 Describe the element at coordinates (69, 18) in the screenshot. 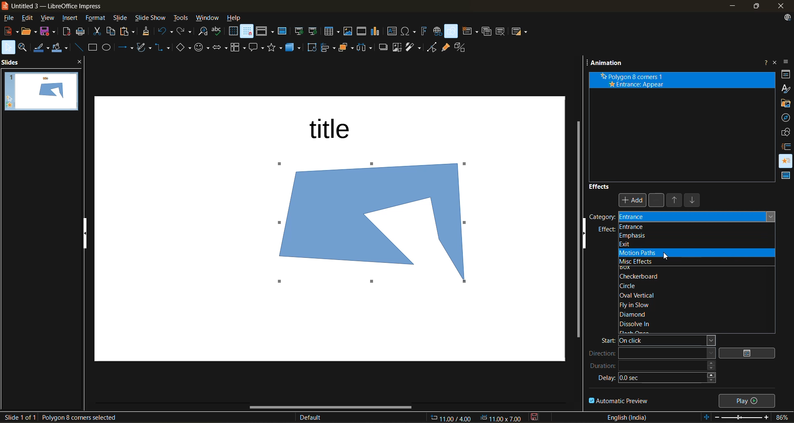

I see `insert` at that location.